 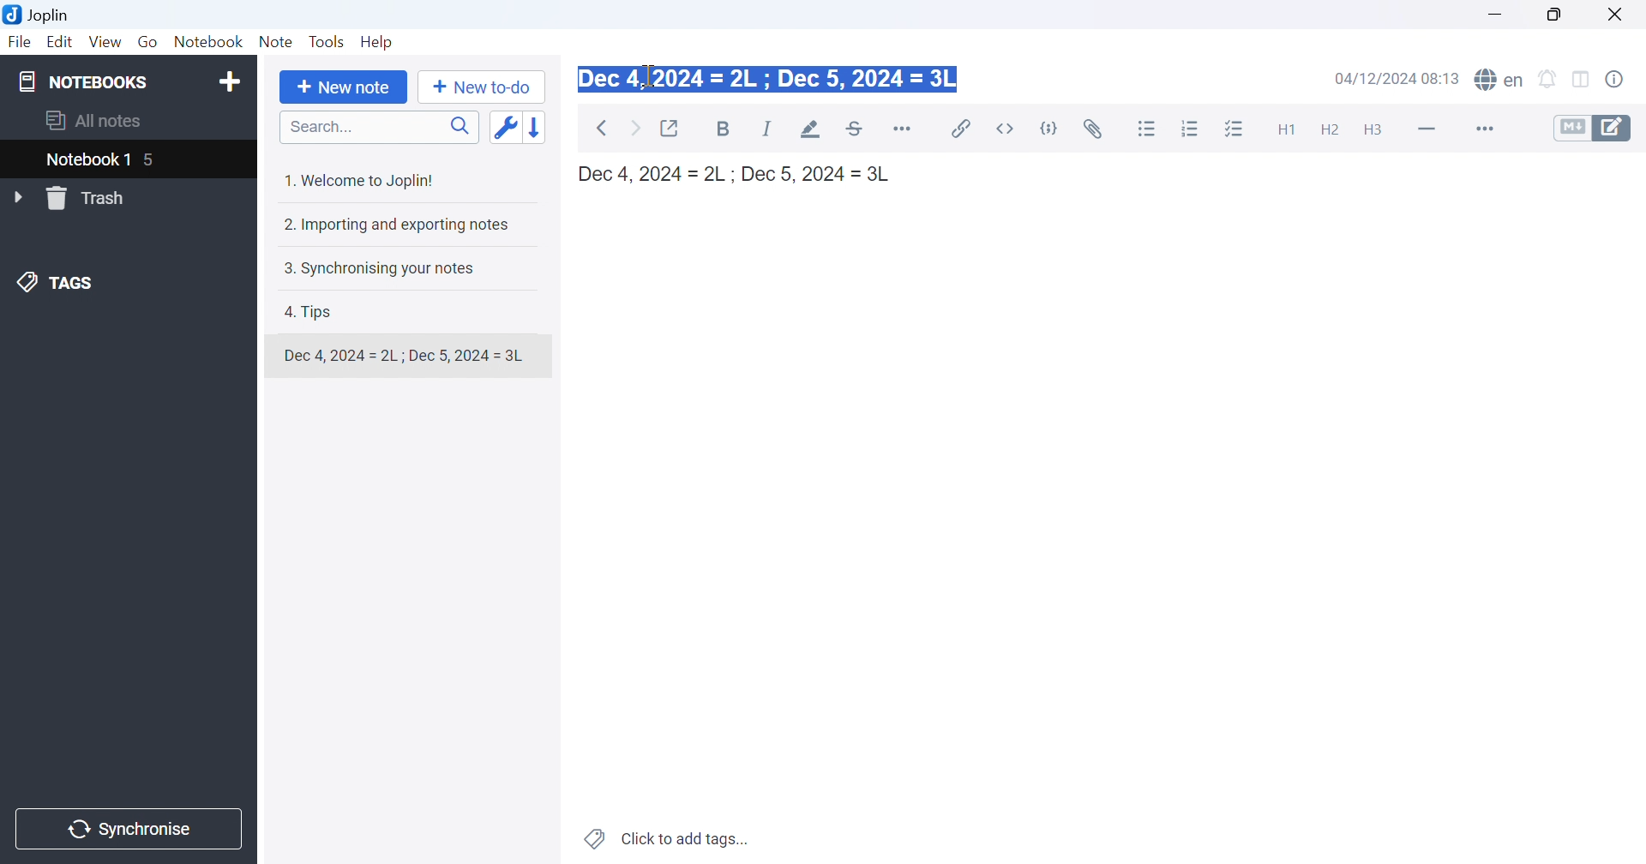 What do you see at coordinates (99, 120) in the screenshot?
I see `All notes` at bounding box center [99, 120].